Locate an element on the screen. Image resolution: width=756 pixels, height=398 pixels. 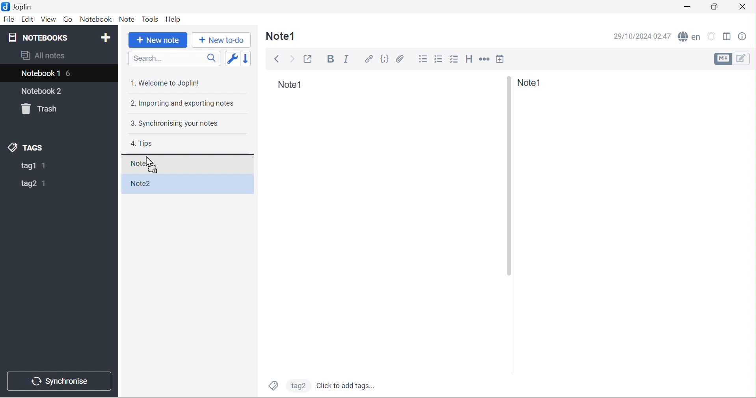
Toggle editors is located at coordinates (734, 59).